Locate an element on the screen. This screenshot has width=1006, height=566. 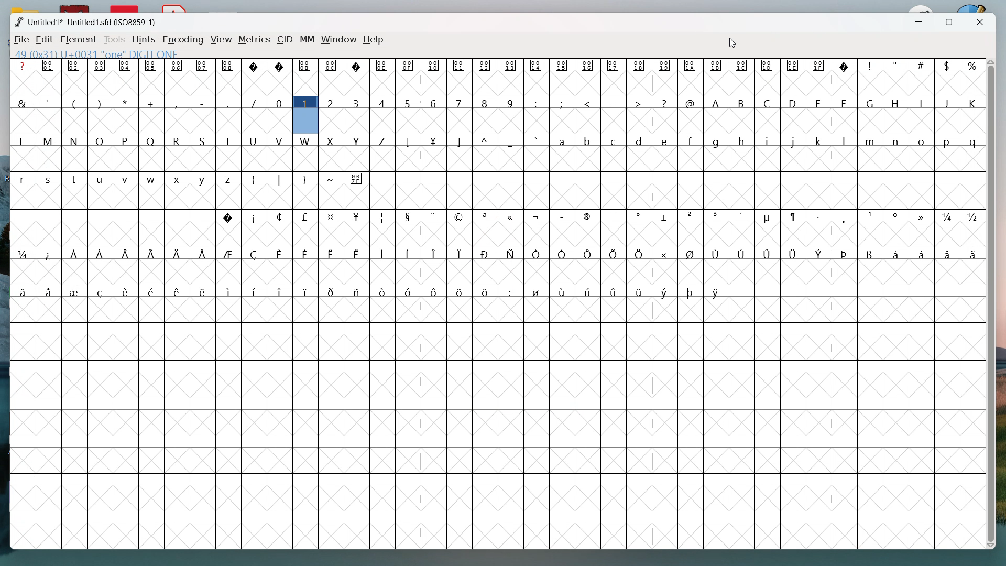
symbol is located at coordinates (382, 290).